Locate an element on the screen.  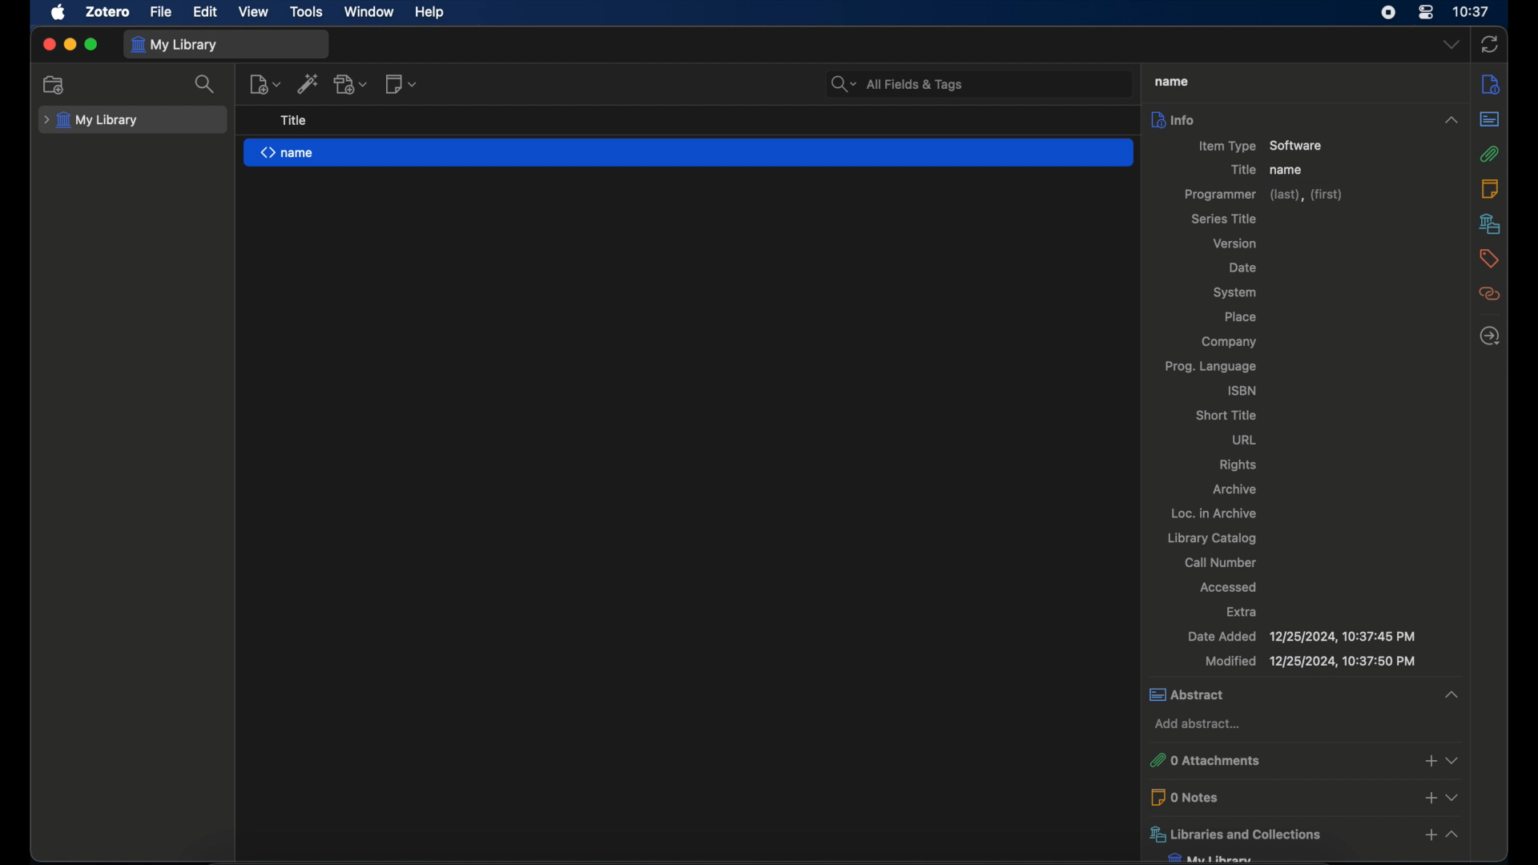
add item  by identifier is located at coordinates (308, 86).